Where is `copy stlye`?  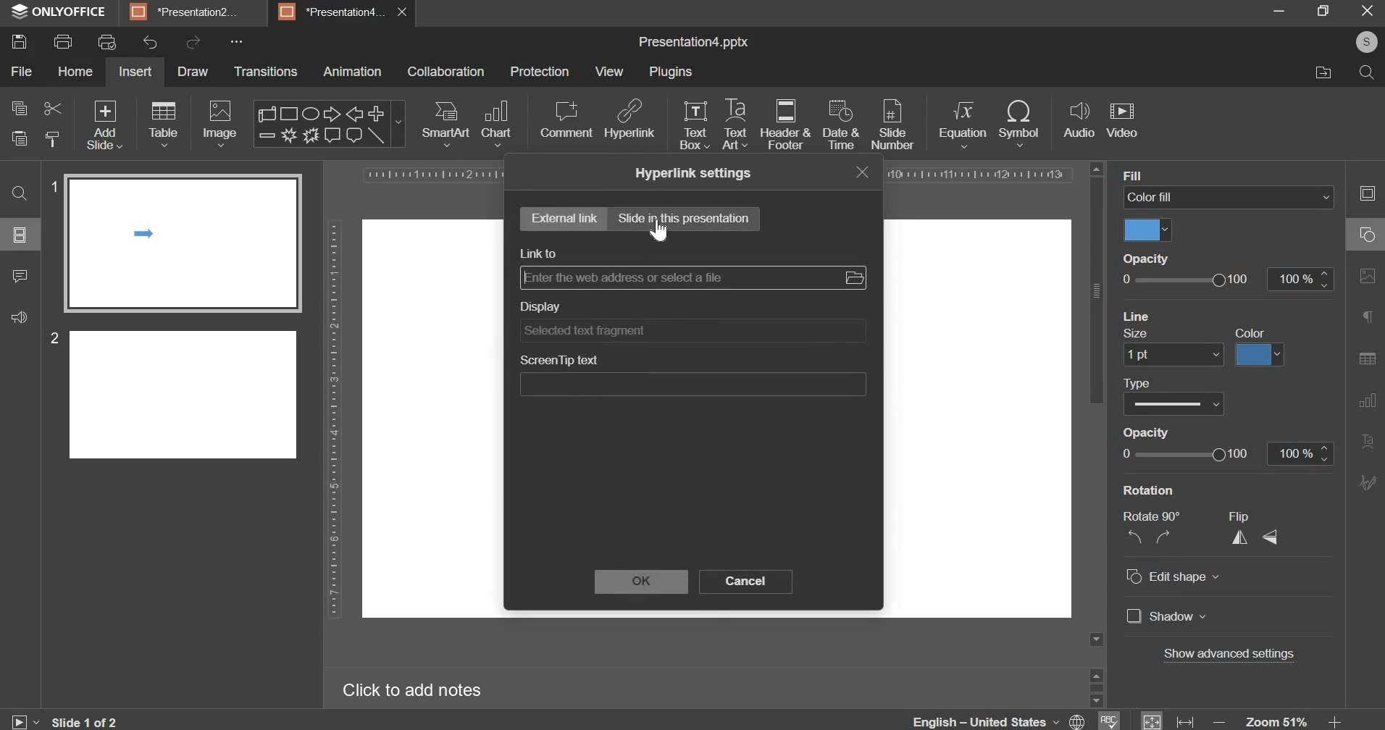
copy stlye is located at coordinates (51, 138).